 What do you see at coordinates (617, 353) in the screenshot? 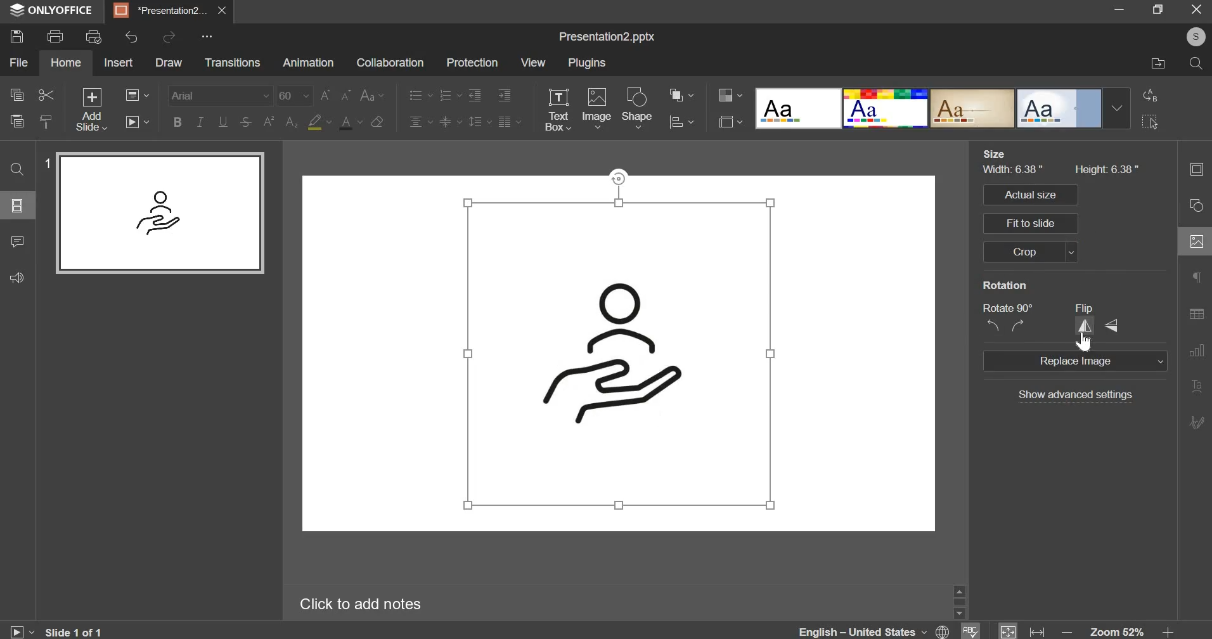
I see `slide` at bounding box center [617, 353].